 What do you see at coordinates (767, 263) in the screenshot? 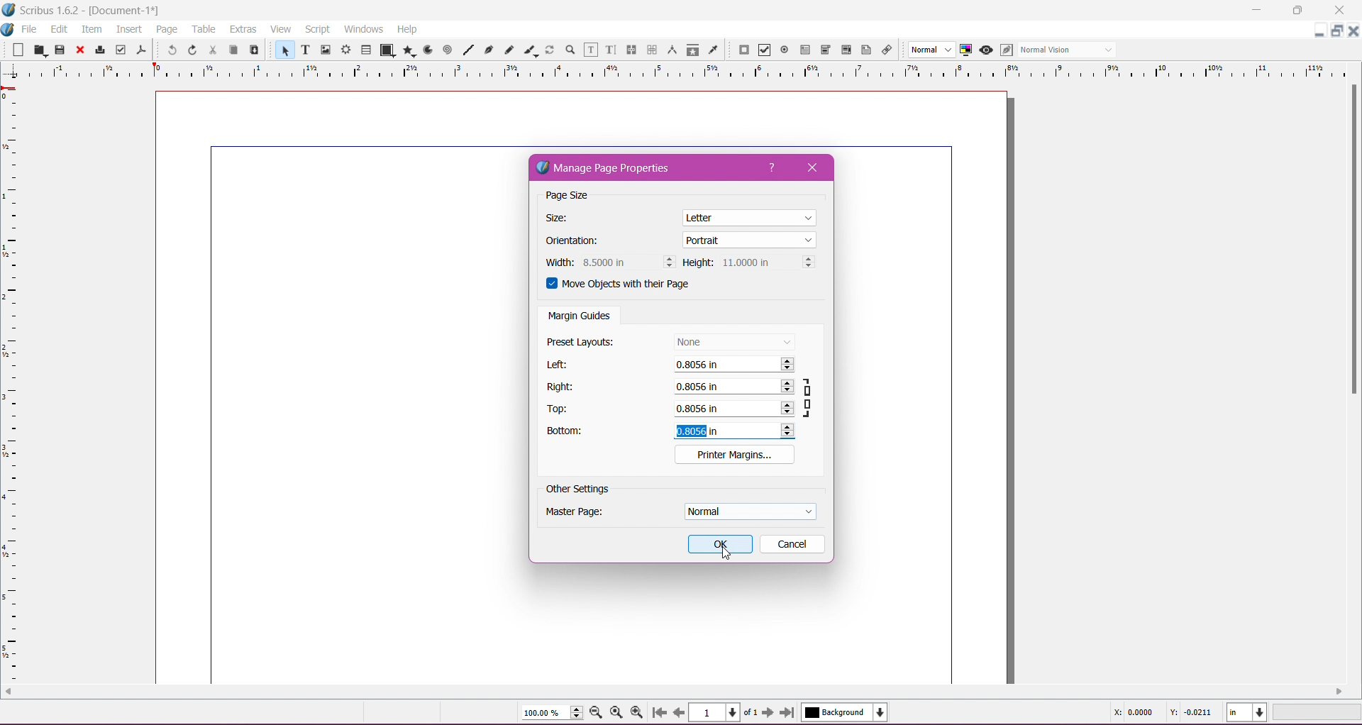
I see `Set Page Height` at bounding box center [767, 263].